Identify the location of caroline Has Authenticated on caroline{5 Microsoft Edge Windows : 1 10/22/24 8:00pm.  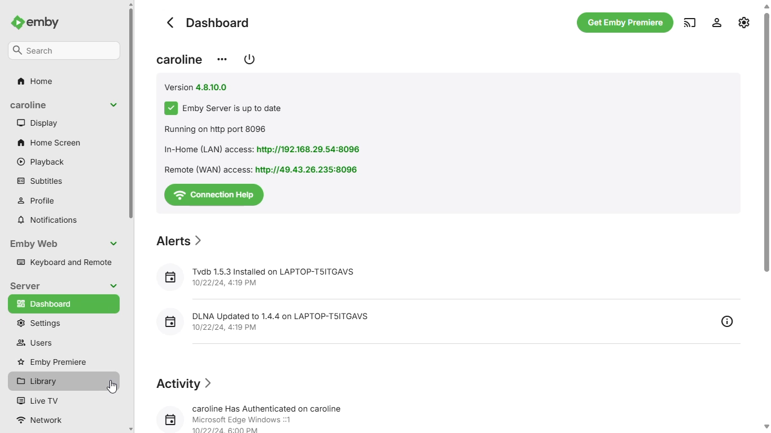
(256, 416).